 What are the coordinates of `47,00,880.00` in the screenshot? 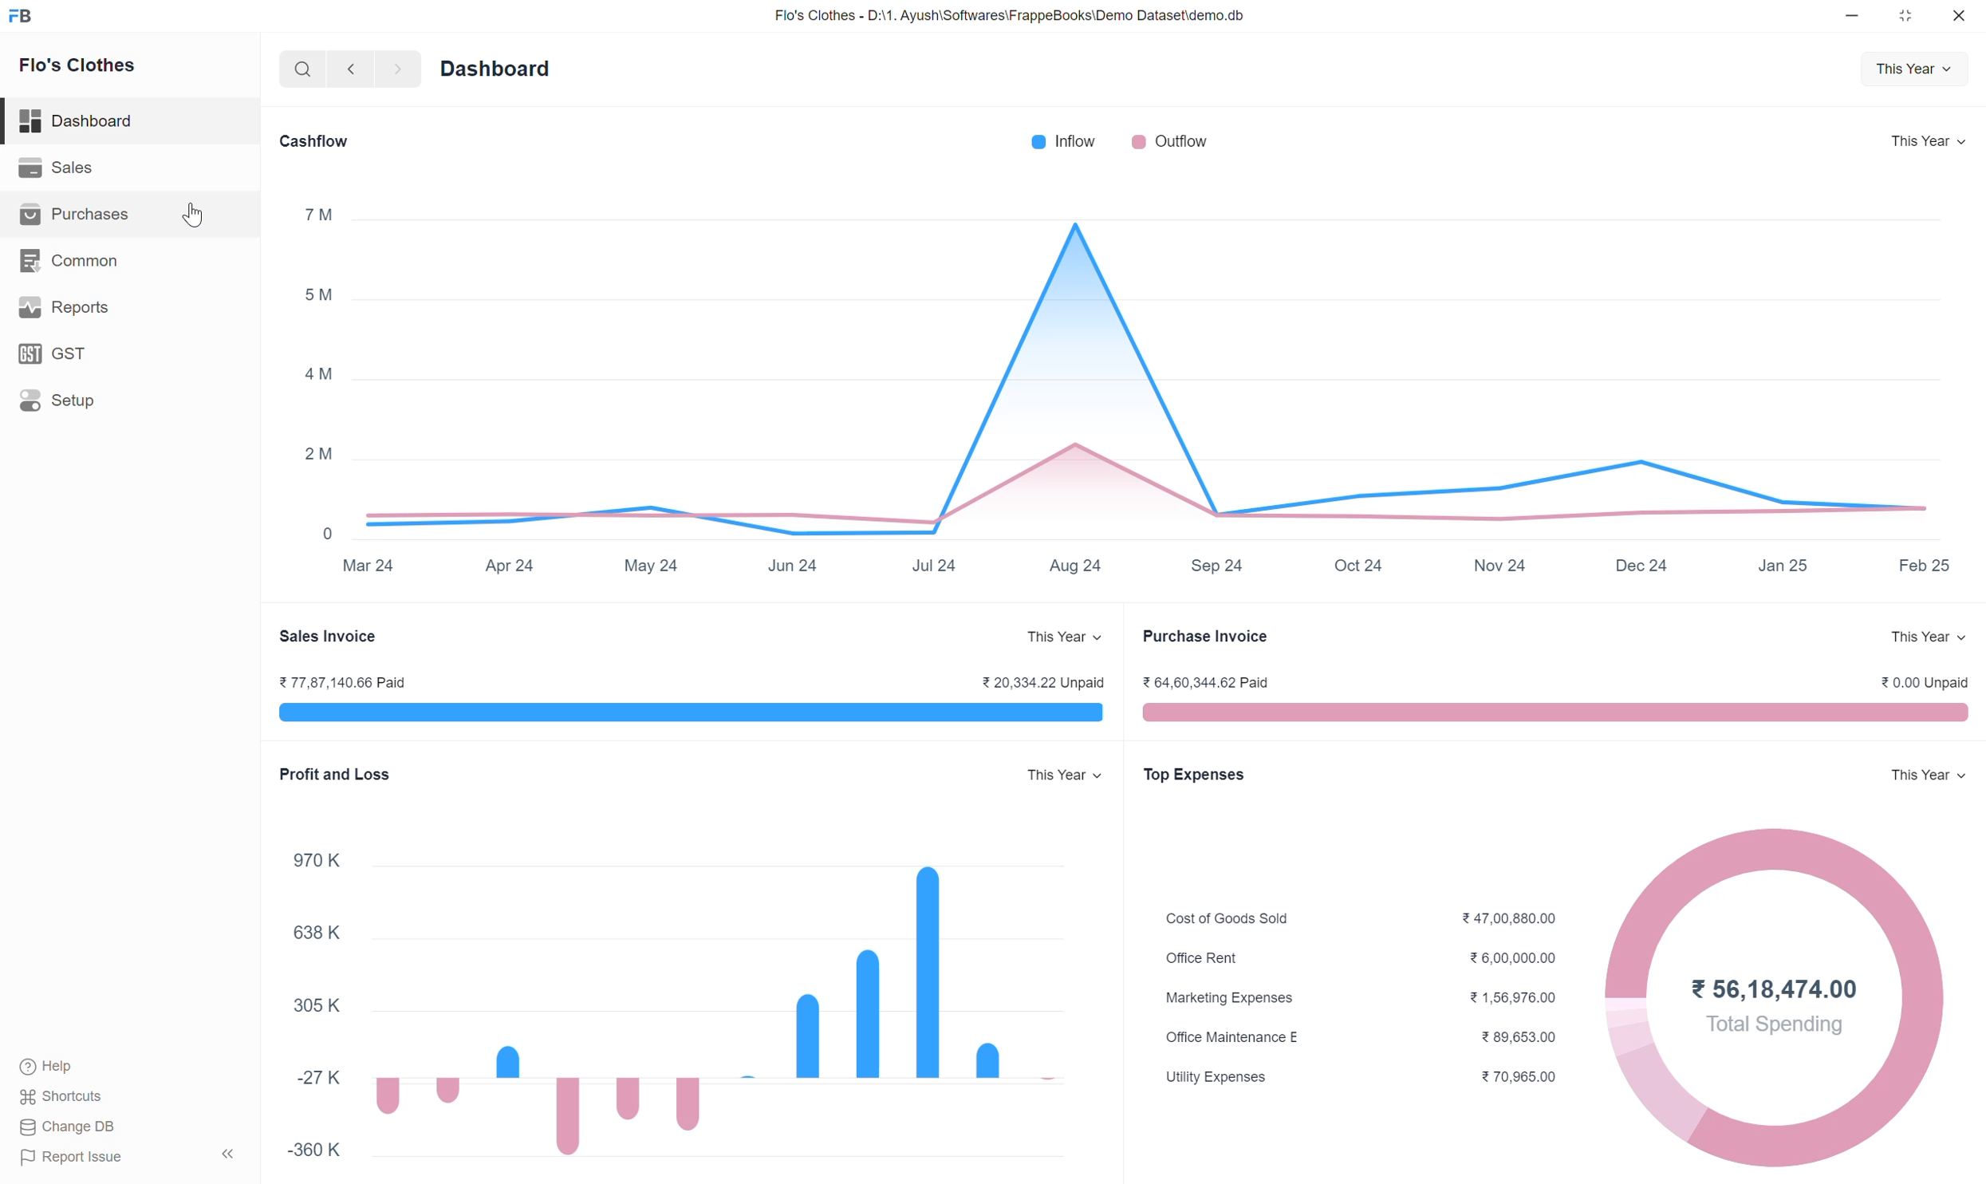 It's located at (1509, 918).